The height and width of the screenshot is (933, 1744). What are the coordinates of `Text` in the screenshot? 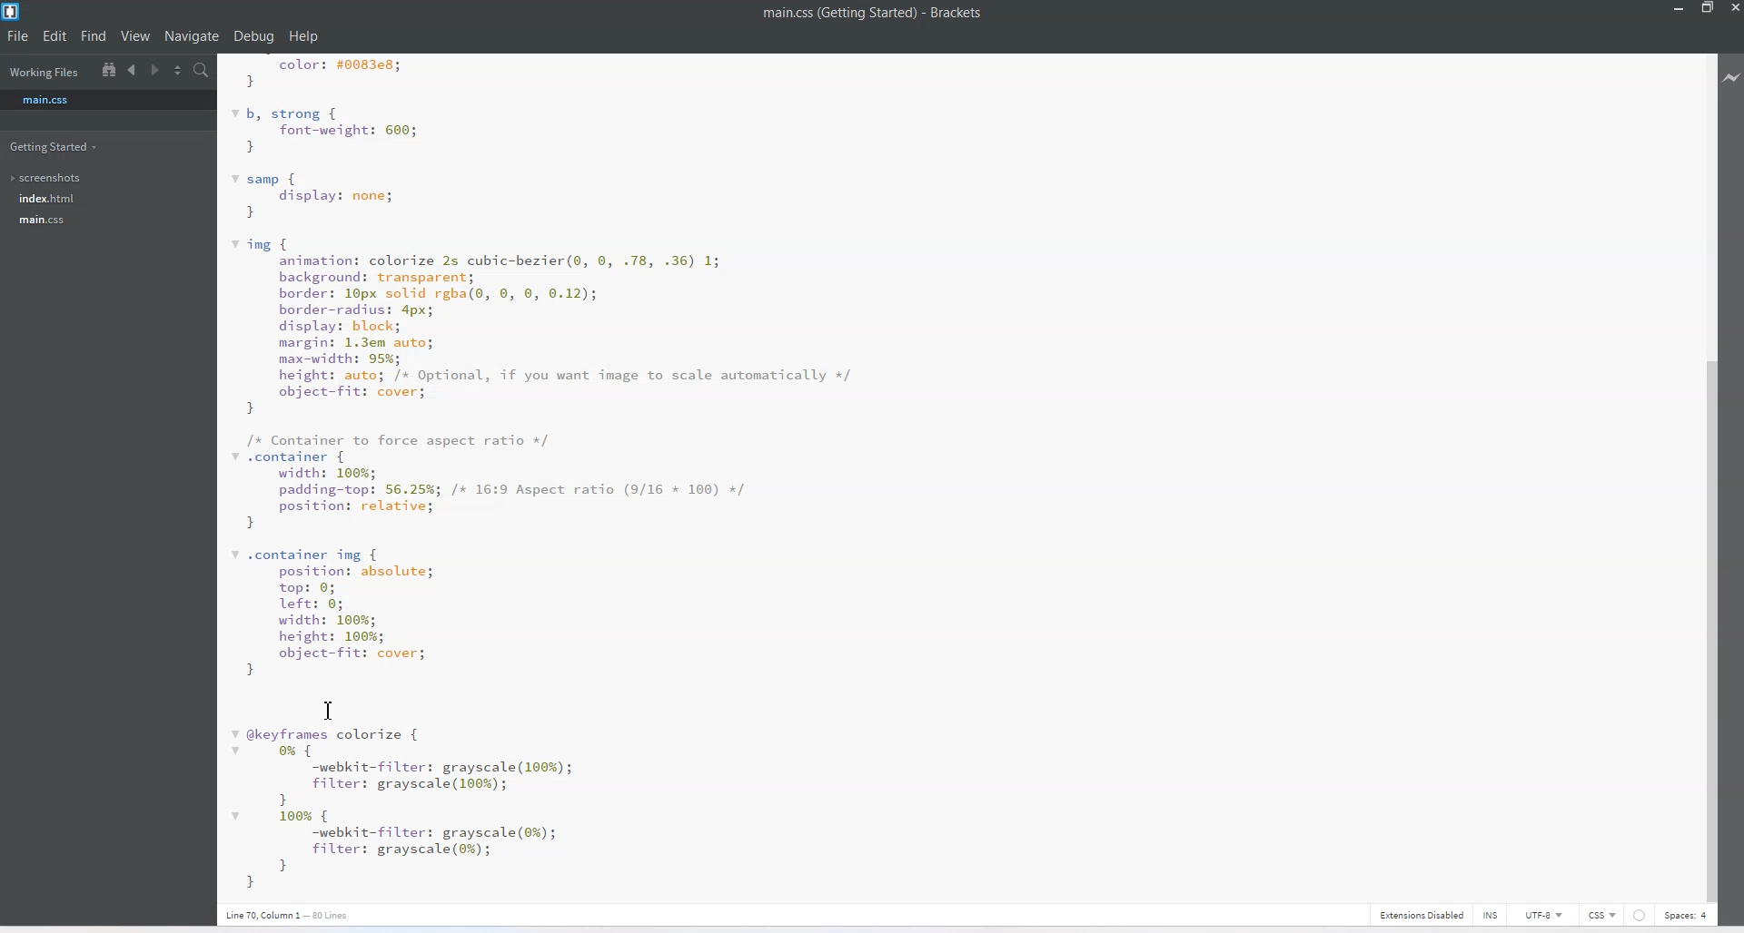 It's located at (888, 13).